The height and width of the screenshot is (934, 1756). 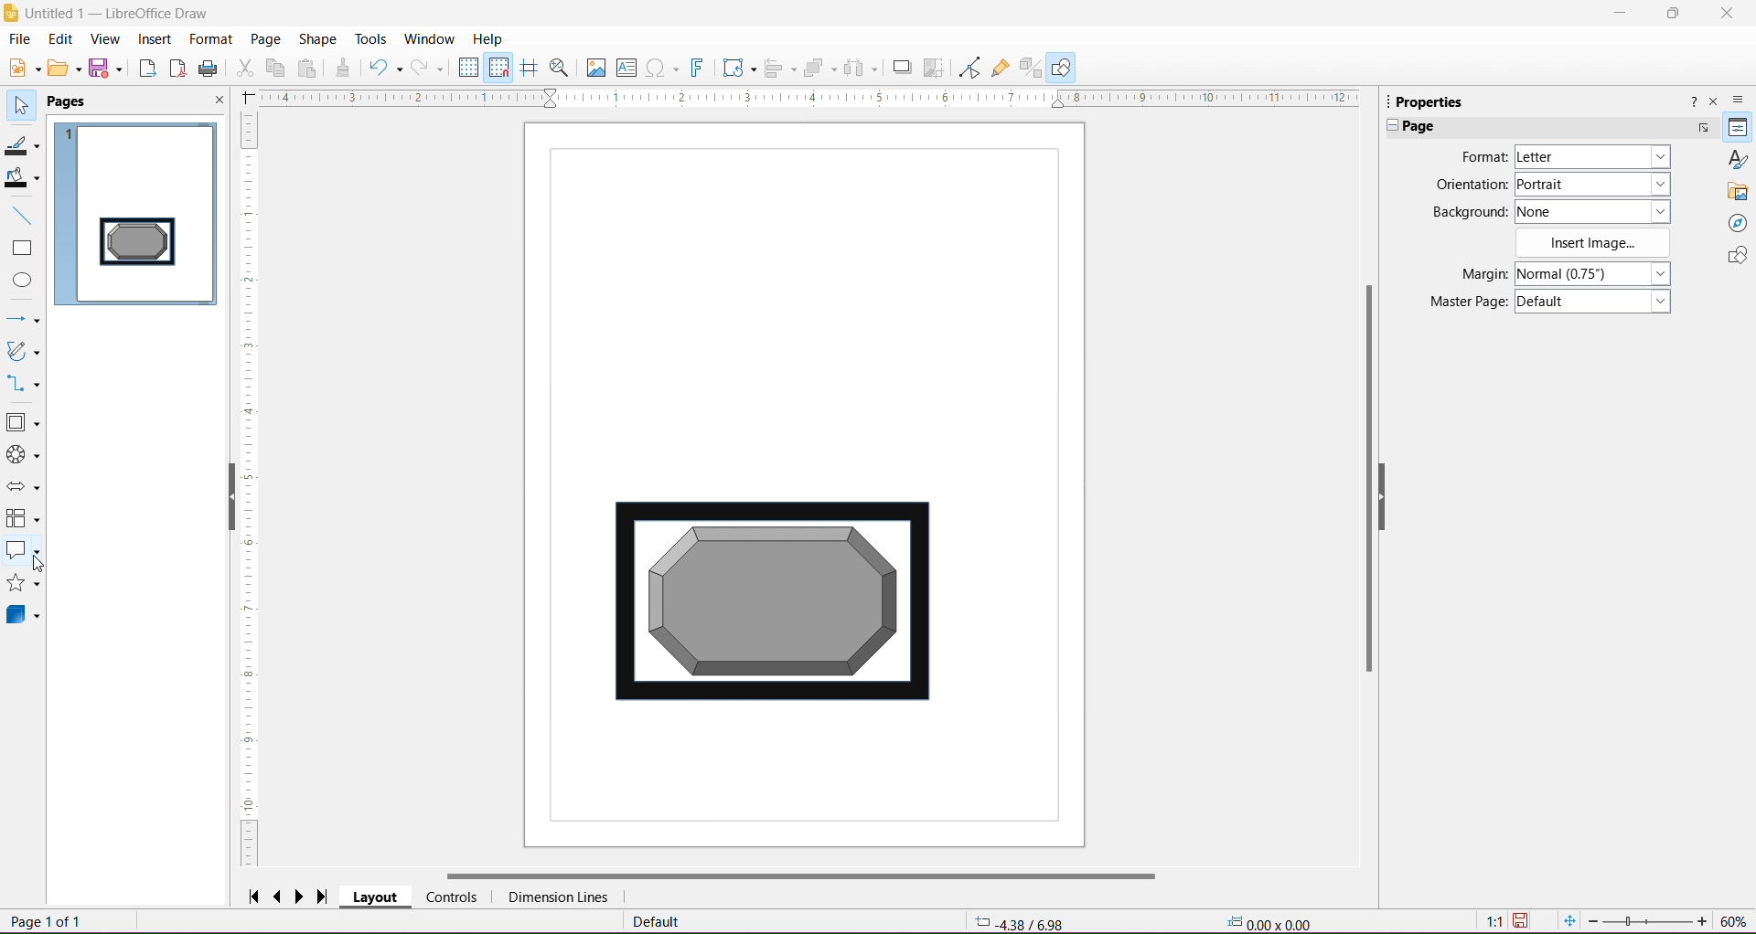 What do you see at coordinates (1596, 183) in the screenshot?
I see `Select page orientation` at bounding box center [1596, 183].